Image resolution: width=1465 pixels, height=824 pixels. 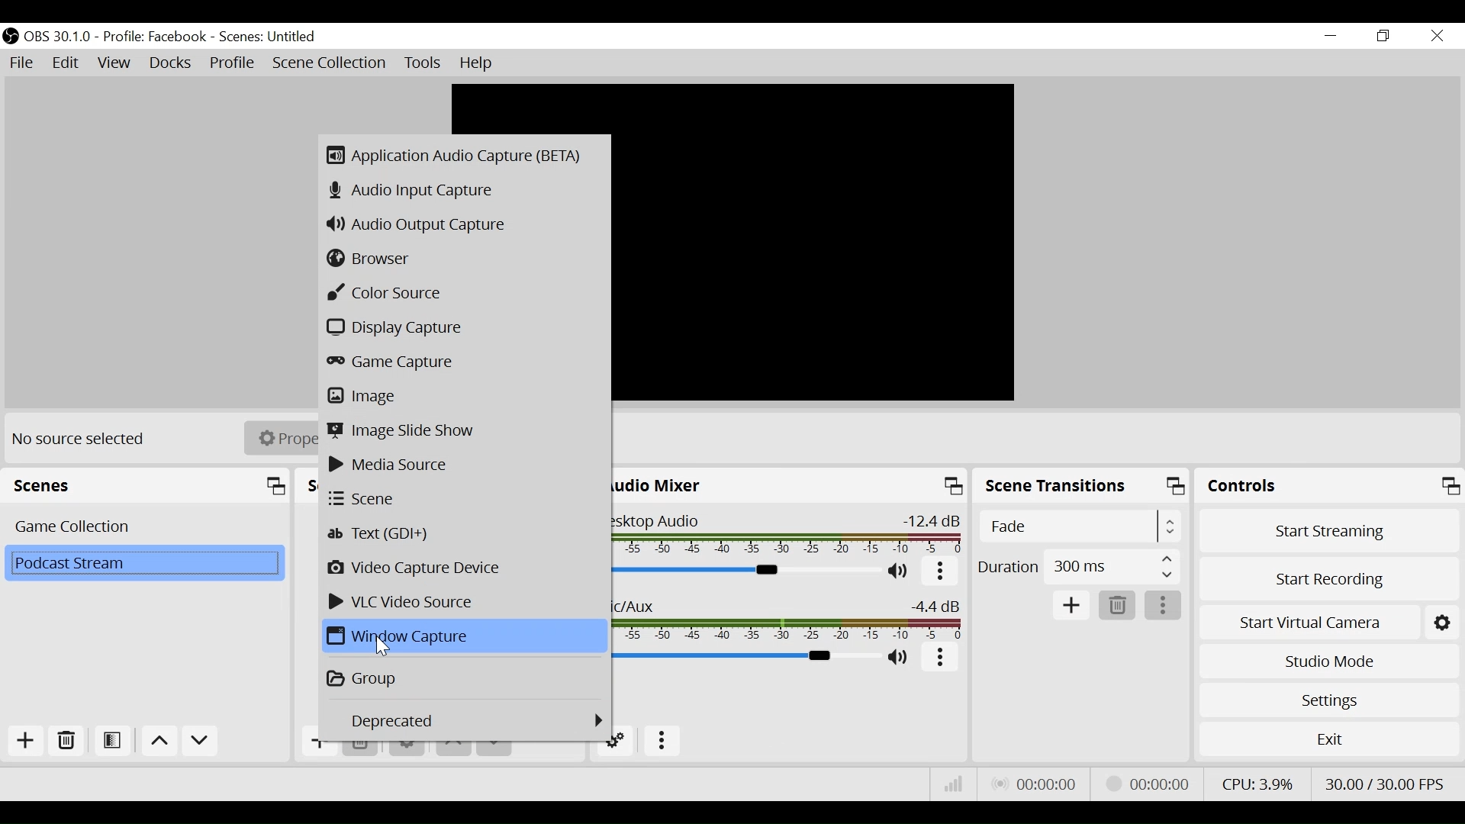 What do you see at coordinates (24, 64) in the screenshot?
I see `File` at bounding box center [24, 64].